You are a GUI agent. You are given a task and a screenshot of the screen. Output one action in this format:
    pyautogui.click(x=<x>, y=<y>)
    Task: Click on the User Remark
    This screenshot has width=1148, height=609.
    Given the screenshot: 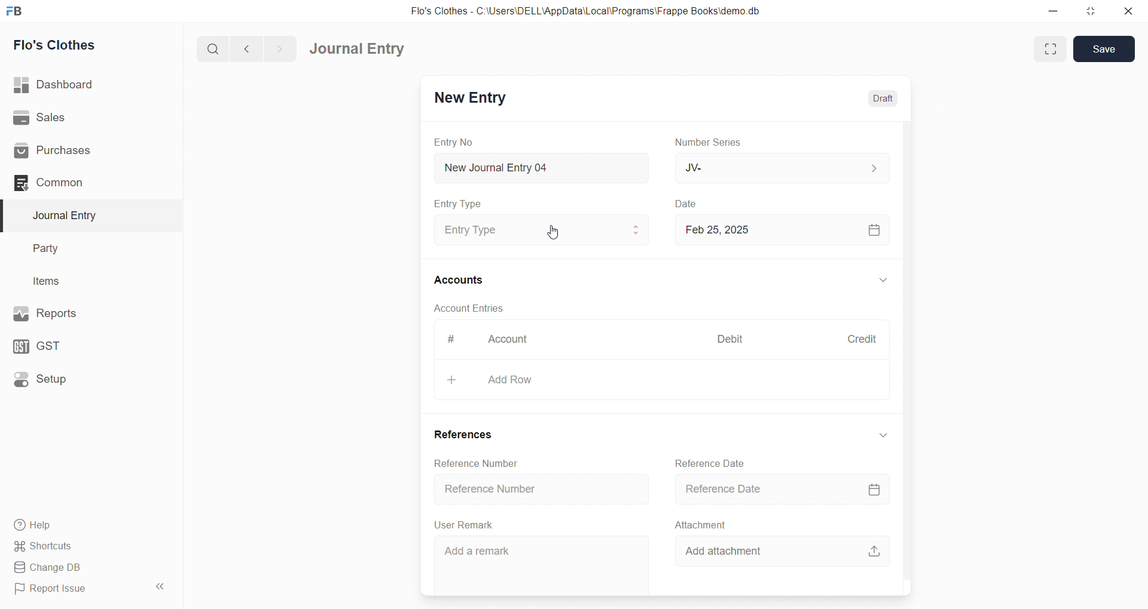 What is the action you would take?
    pyautogui.click(x=466, y=524)
    